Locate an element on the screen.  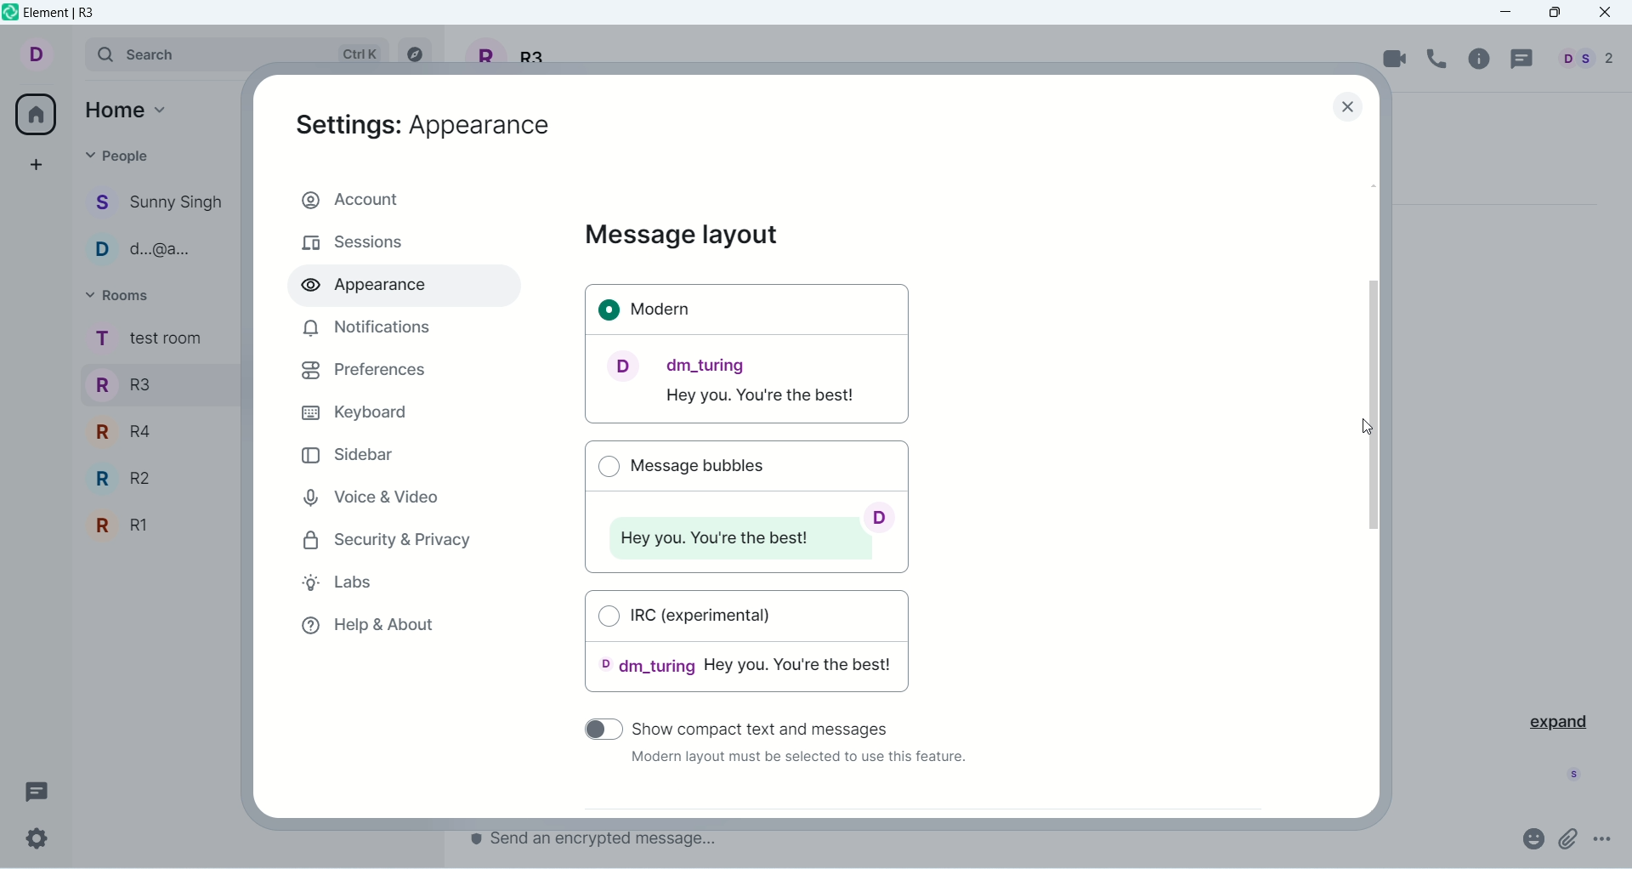
help & about is located at coordinates (366, 629).